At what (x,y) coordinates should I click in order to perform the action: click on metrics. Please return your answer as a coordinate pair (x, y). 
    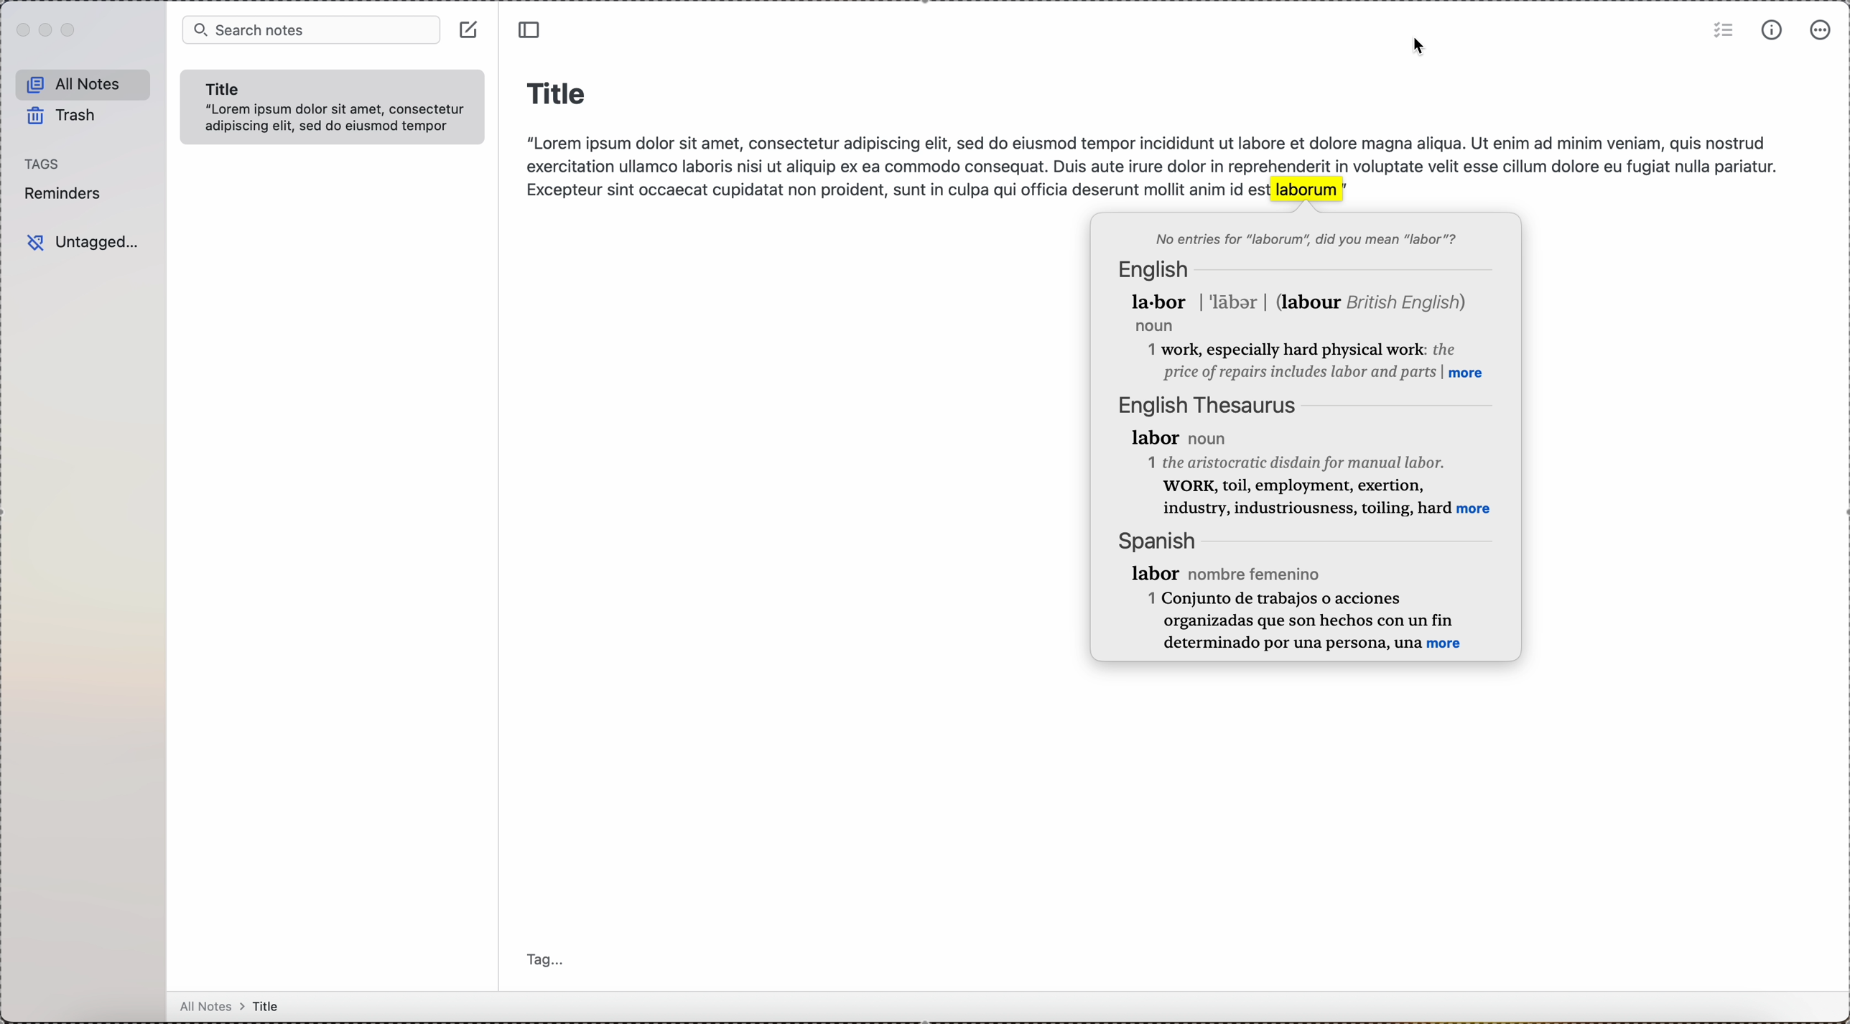
    Looking at the image, I should click on (1772, 31).